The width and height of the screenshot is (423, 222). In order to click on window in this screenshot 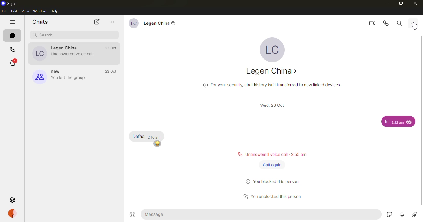, I will do `click(40, 11)`.